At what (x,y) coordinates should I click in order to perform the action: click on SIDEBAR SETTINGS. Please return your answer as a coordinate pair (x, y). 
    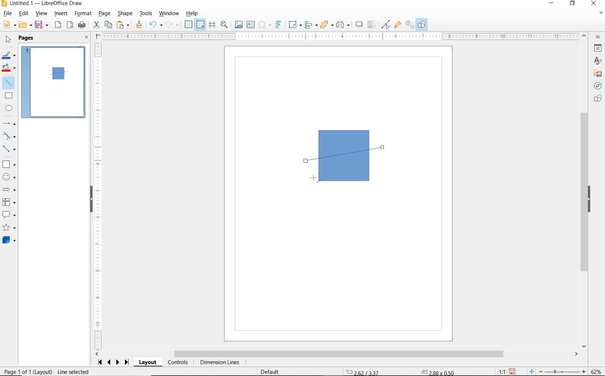
    Looking at the image, I should click on (599, 37).